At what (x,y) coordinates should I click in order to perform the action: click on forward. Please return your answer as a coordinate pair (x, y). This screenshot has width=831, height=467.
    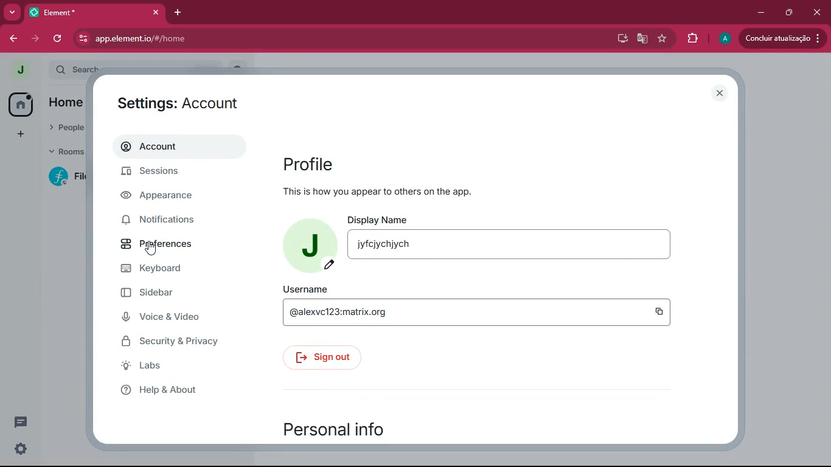
    Looking at the image, I should click on (37, 39).